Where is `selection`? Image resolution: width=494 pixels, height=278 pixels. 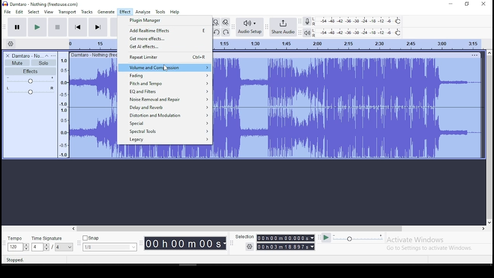
selection is located at coordinates (244, 236).